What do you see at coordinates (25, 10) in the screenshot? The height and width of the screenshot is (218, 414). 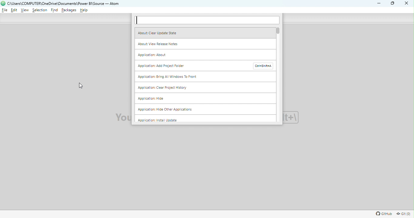 I see `View` at bounding box center [25, 10].